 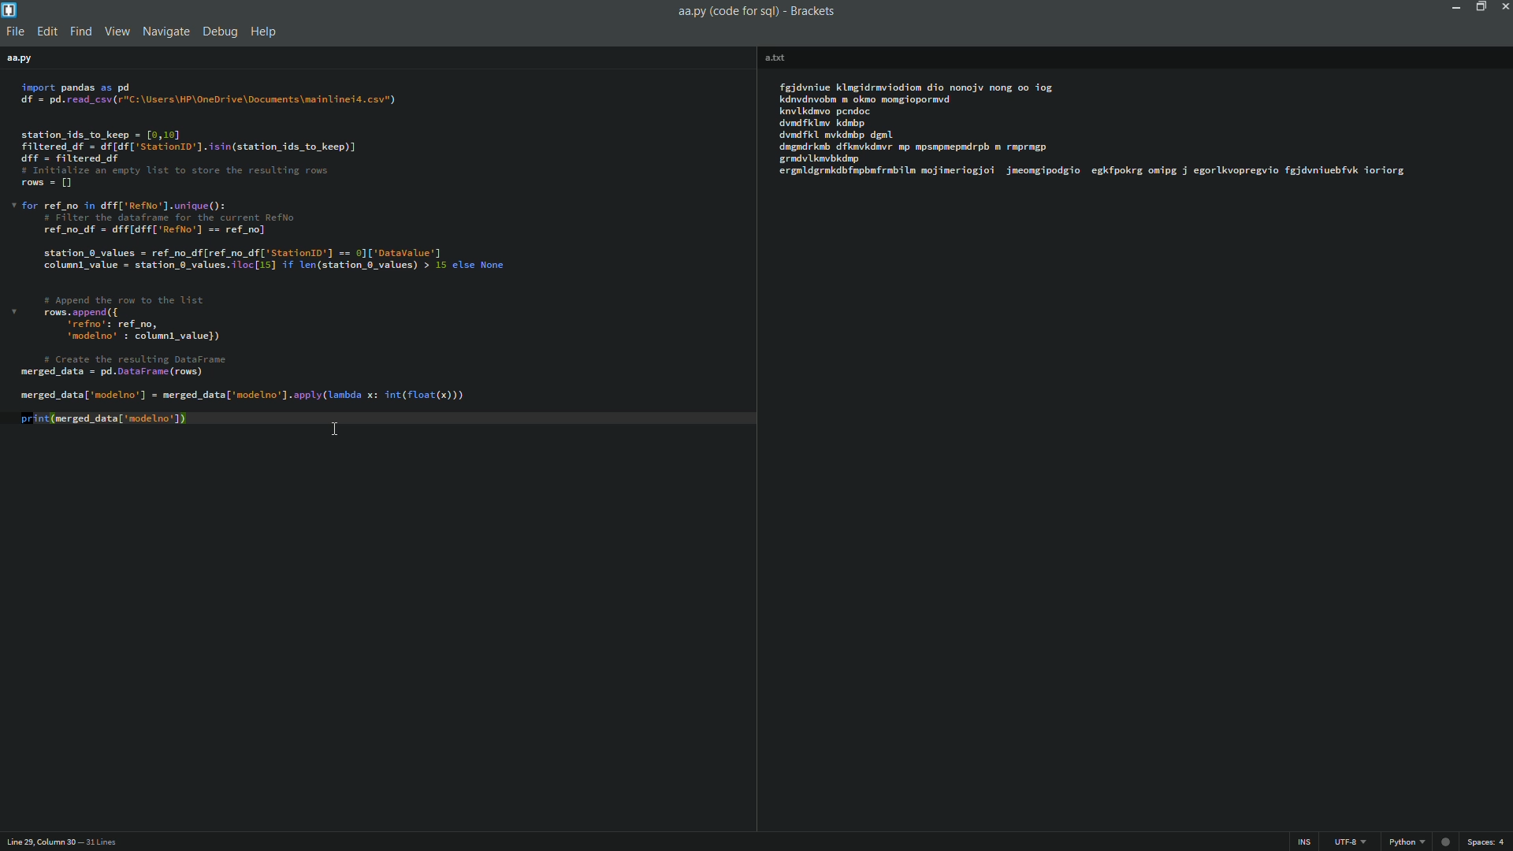 I want to click on maximize, so click(x=1481, y=7).